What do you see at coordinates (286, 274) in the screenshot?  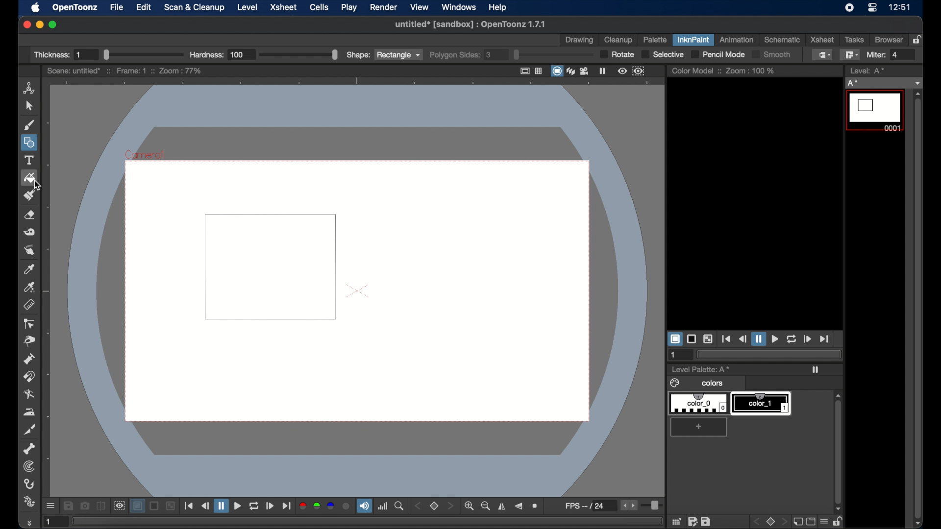 I see `square` at bounding box center [286, 274].